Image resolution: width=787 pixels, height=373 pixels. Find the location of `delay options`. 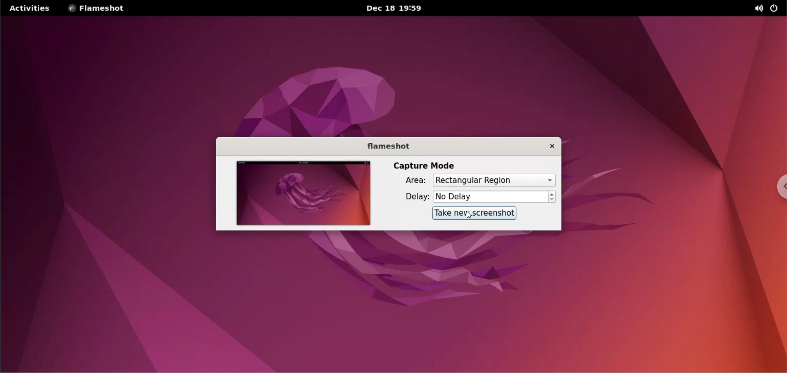

delay options is located at coordinates (491, 197).